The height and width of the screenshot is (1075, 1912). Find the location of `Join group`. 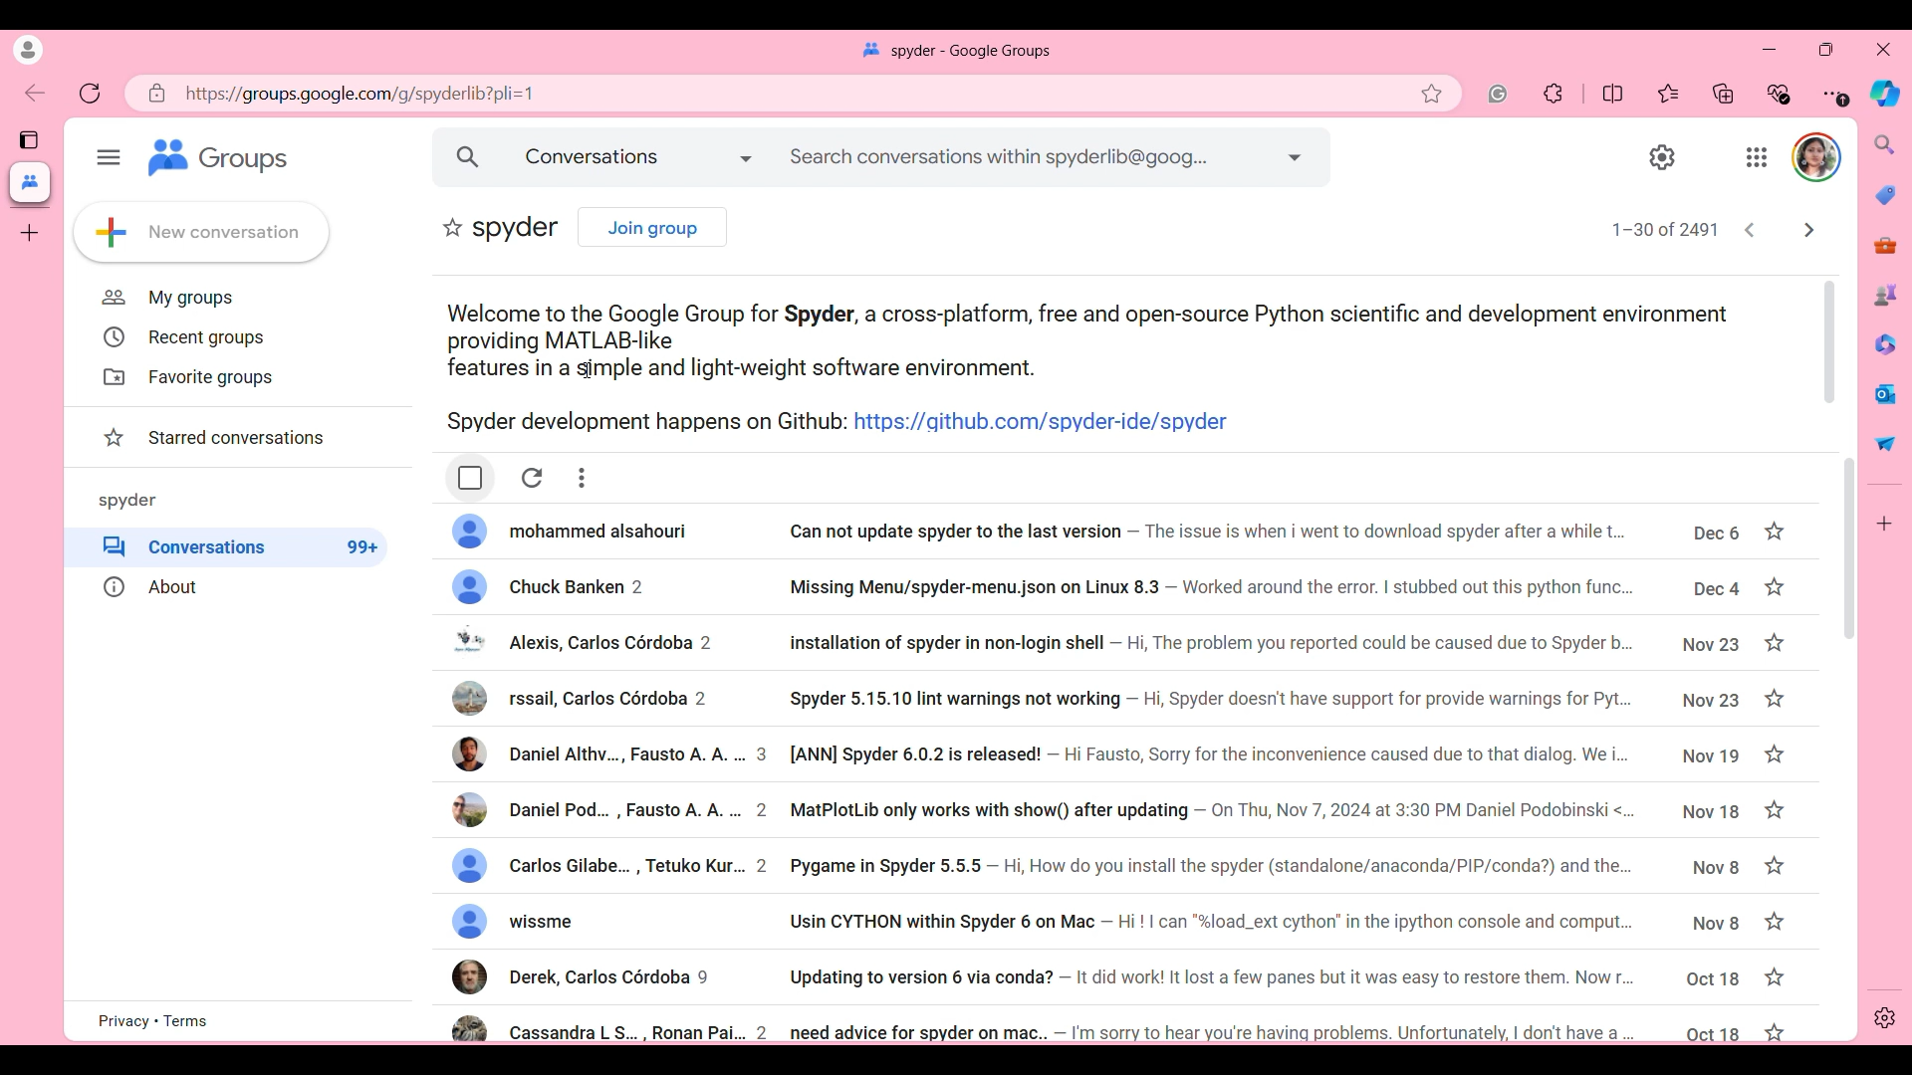

Join group is located at coordinates (653, 228).